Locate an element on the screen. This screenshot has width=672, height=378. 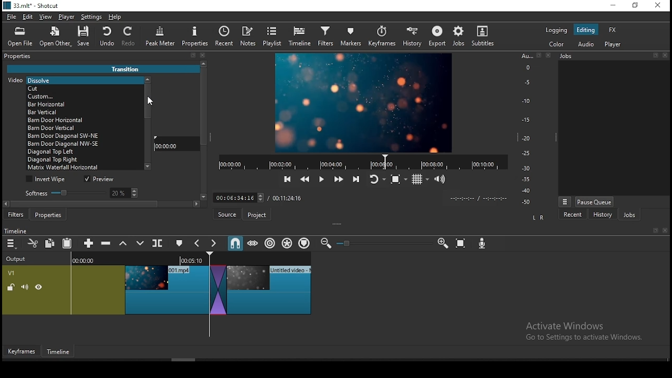
properties is located at coordinates (21, 56).